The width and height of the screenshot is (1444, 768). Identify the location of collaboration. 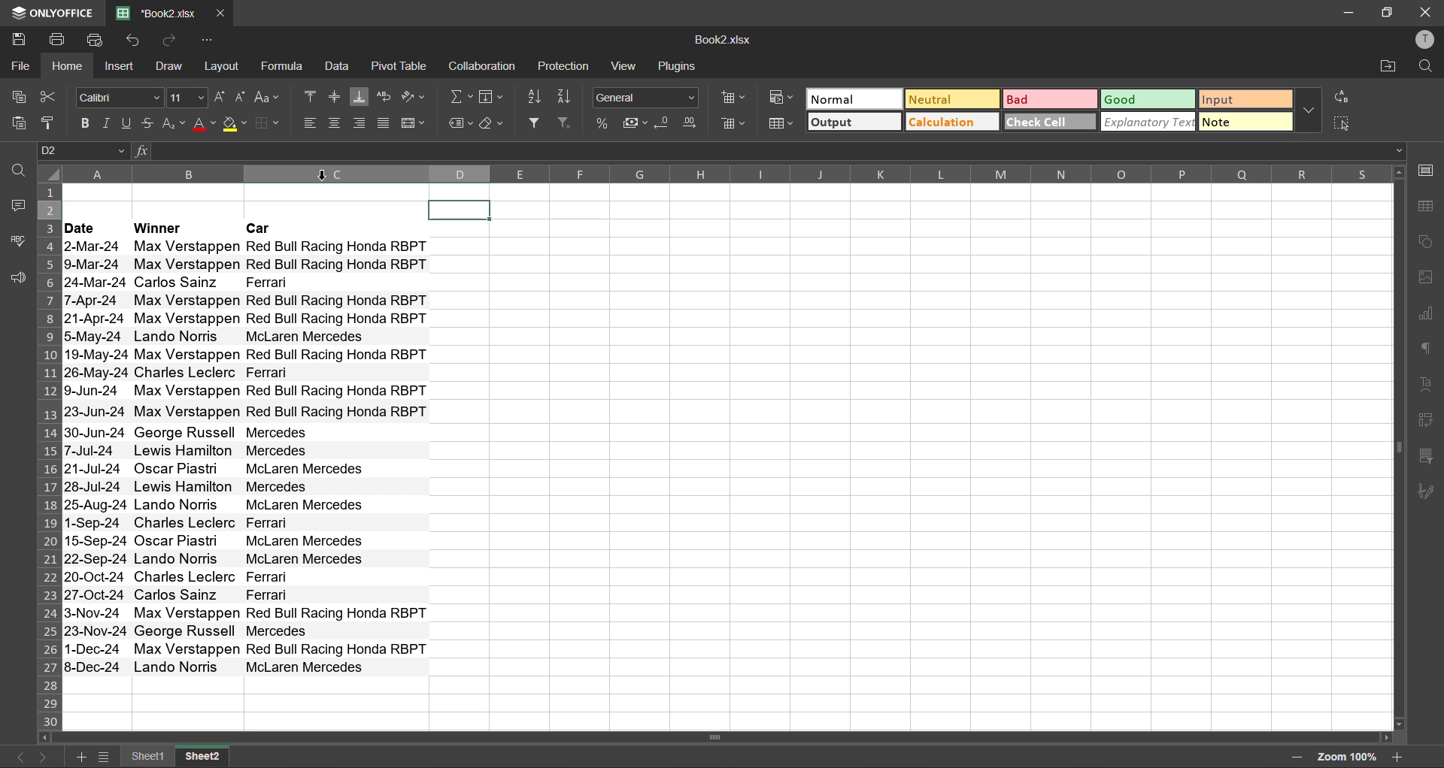
(486, 68).